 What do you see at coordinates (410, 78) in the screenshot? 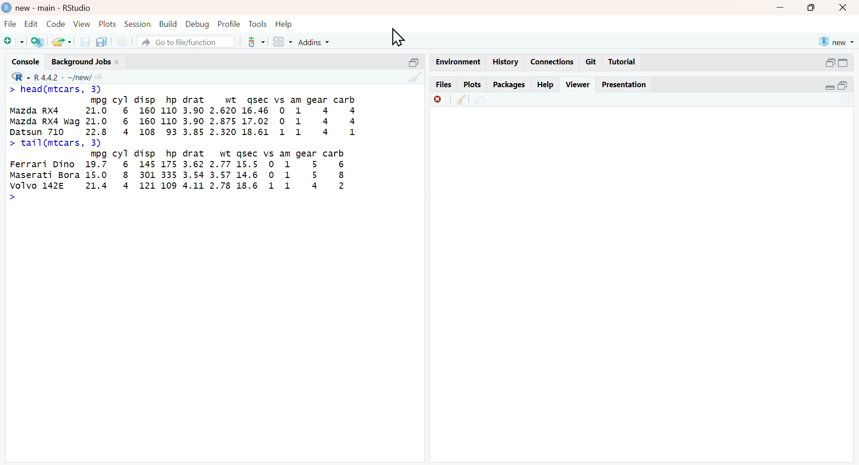
I see `clear console` at bounding box center [410, 78].